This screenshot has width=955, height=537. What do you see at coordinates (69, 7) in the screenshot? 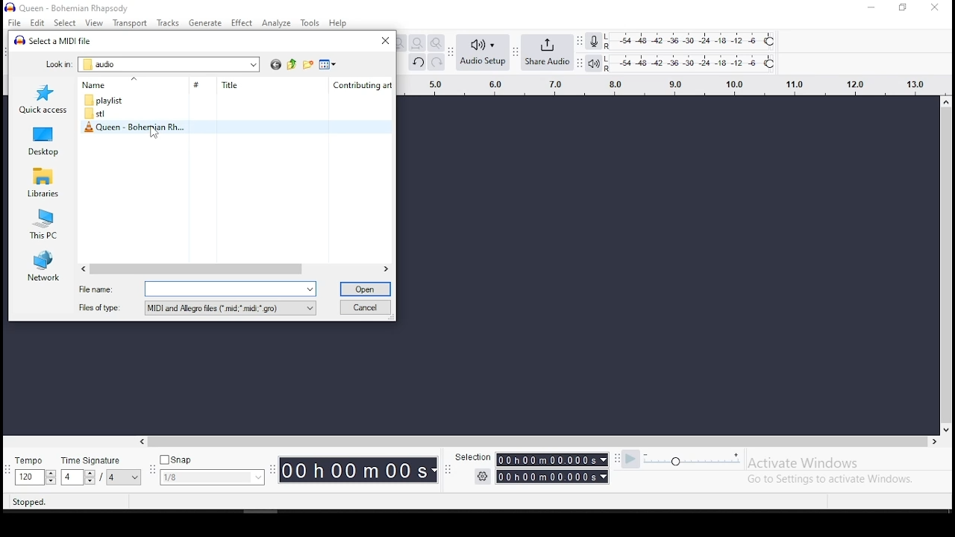
I see `icon` at bounding box center [69, 7].